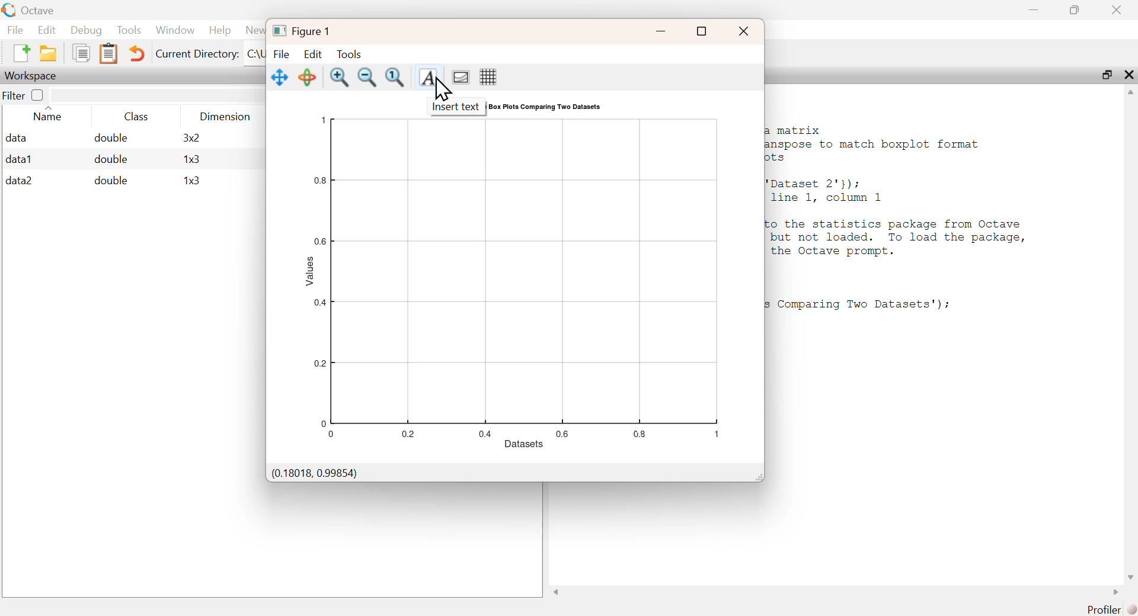  I want to click on Undo, so click(138, 54).